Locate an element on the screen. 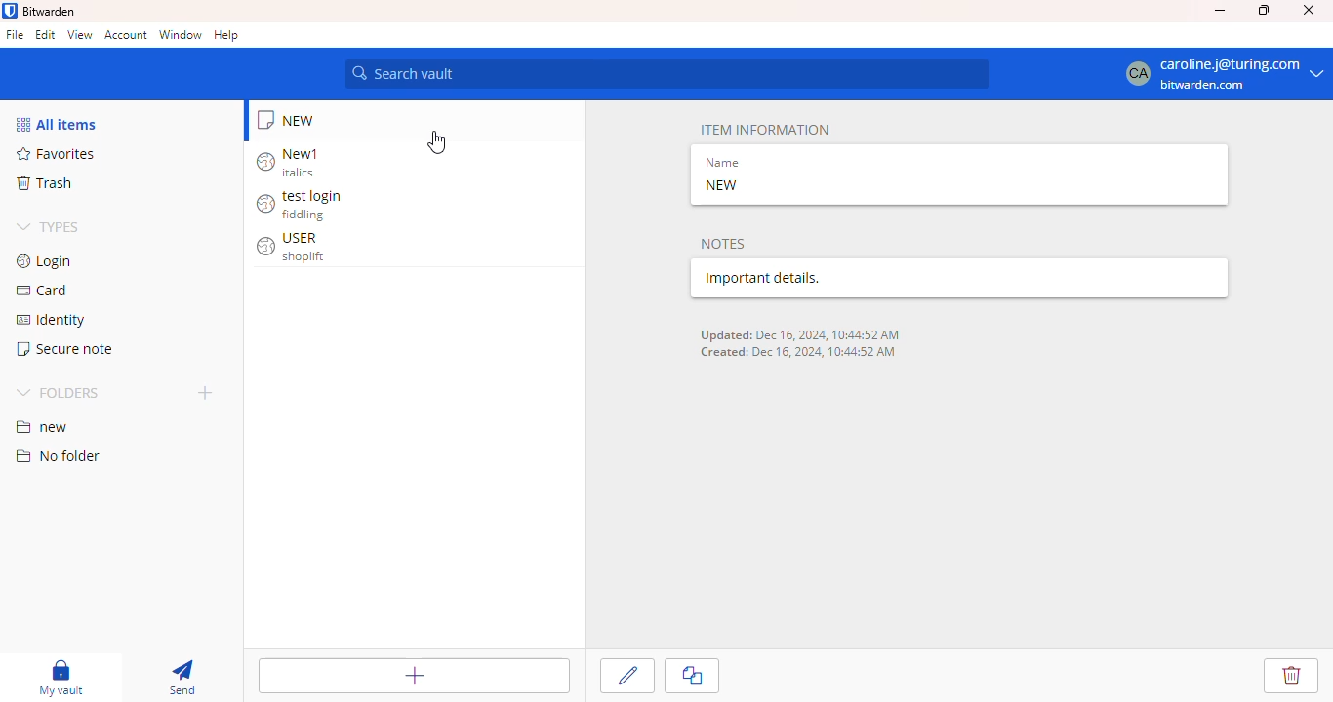  "New1" login entry is located at coordinates (297, 162).